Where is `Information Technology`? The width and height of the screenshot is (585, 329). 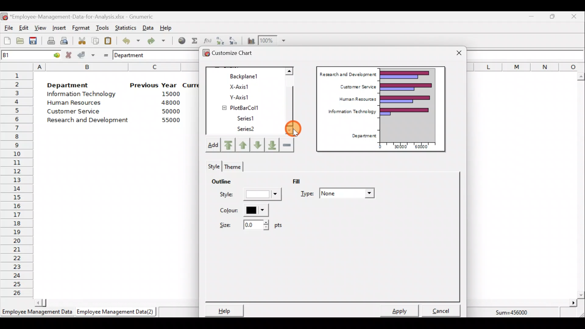
Information Technology is located at coordinates (82, 94).